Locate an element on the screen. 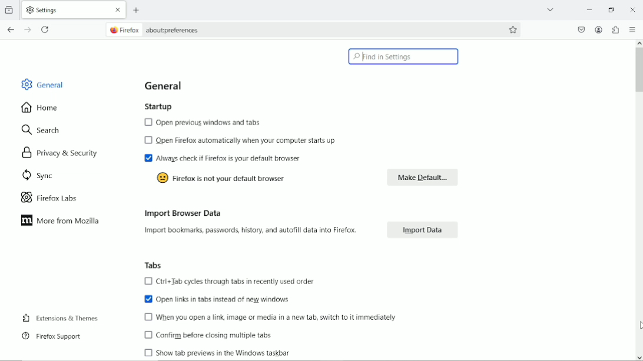 The width and height of the screenshot is (643, 361). Ctrl+Tab cycles through tabs in recently used order is located at coordinates (238, 282).